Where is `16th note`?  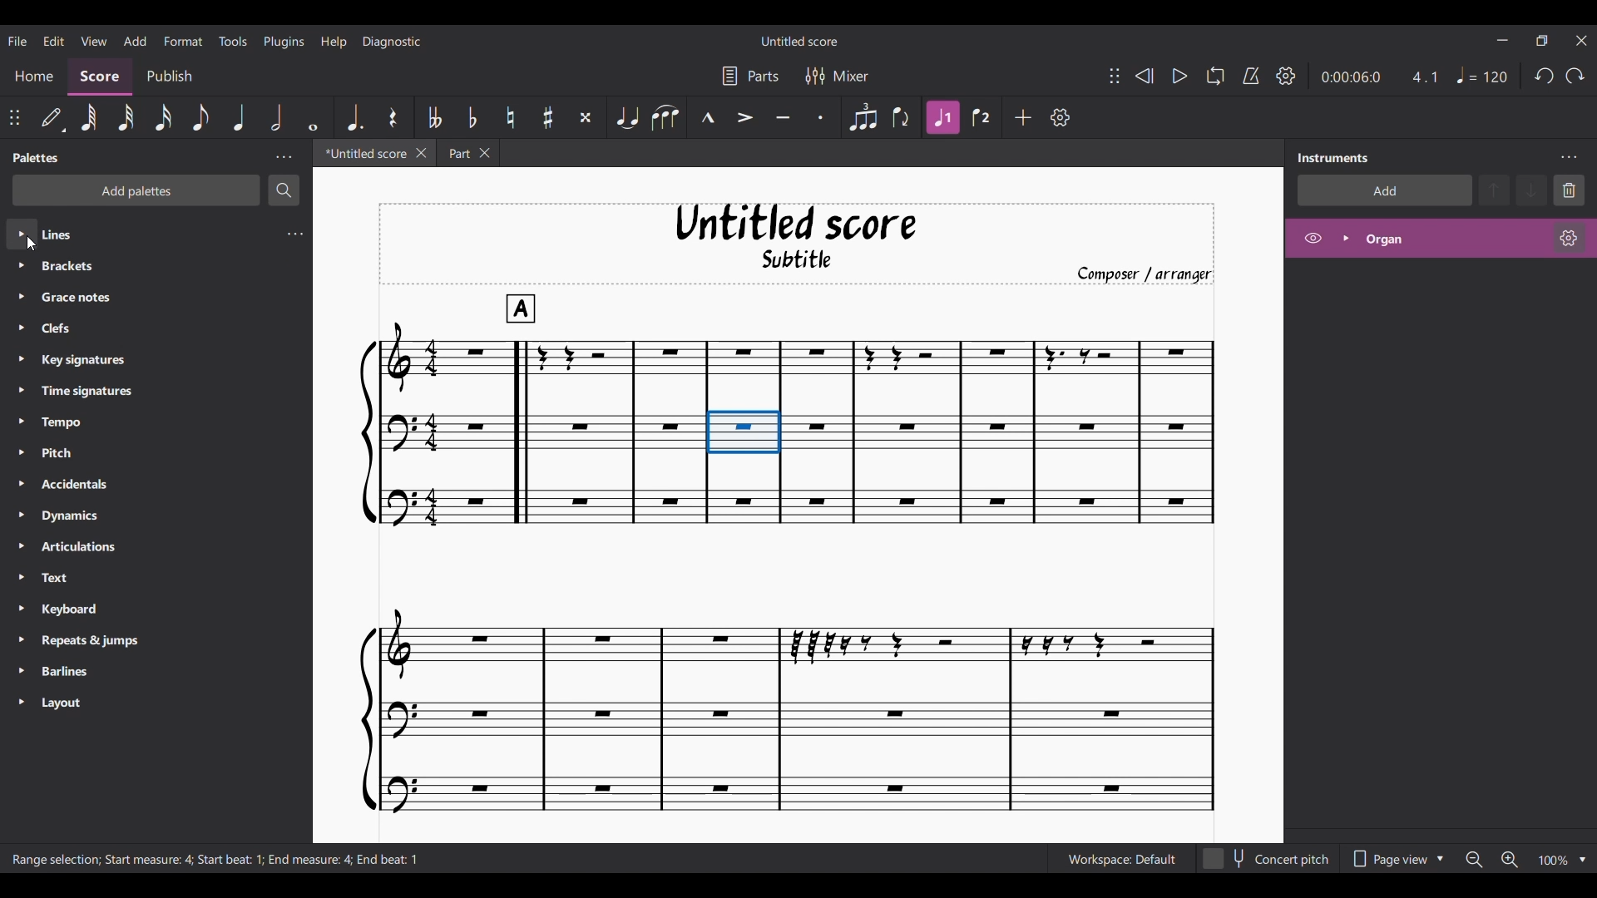
16th note is located at coordinates (164, 118).